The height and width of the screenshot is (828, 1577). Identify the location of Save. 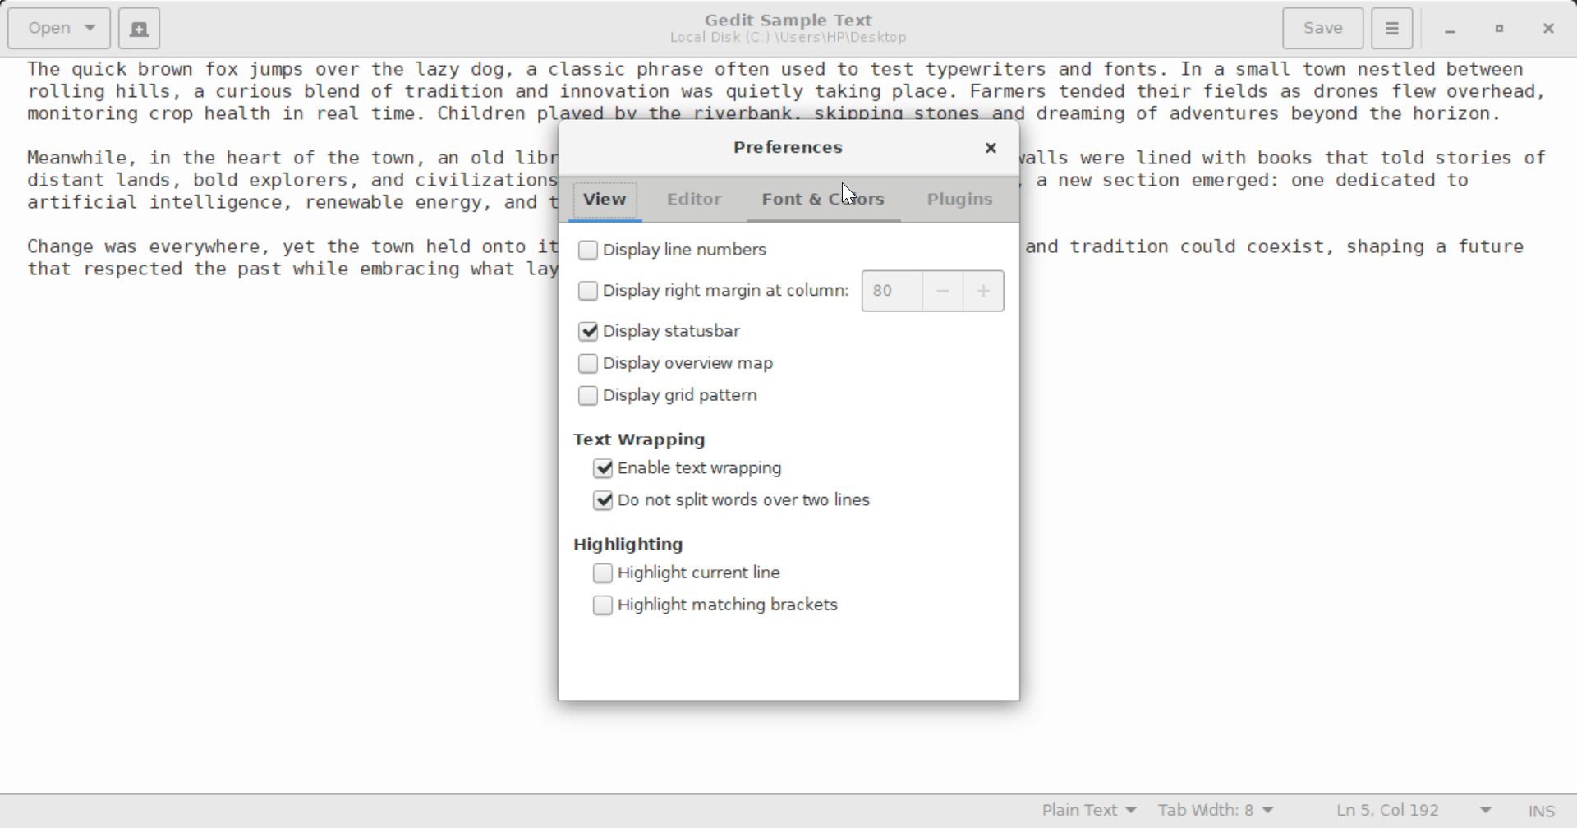
(1324, 26).